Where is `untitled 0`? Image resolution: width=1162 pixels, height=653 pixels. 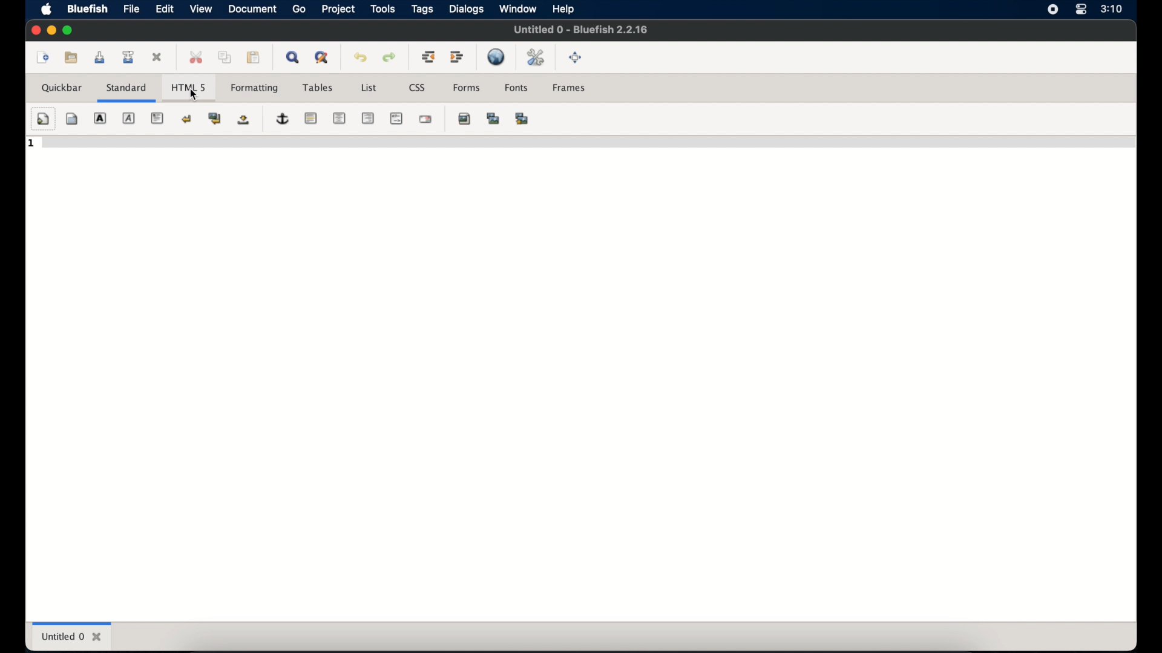
untitled 0 is located at coordinates (72, 636).